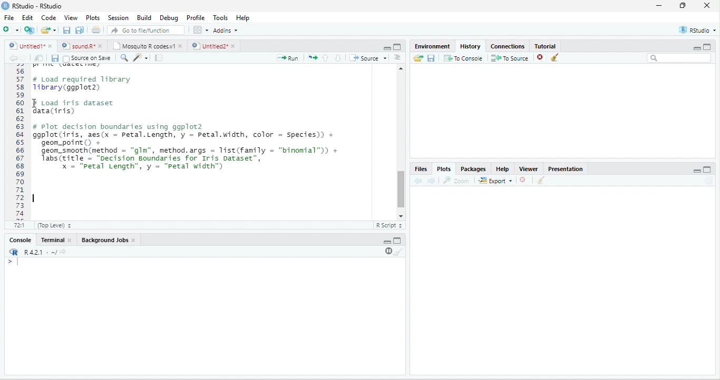 The image size is (720, 380). I want to click on close file, so click(541, 58).